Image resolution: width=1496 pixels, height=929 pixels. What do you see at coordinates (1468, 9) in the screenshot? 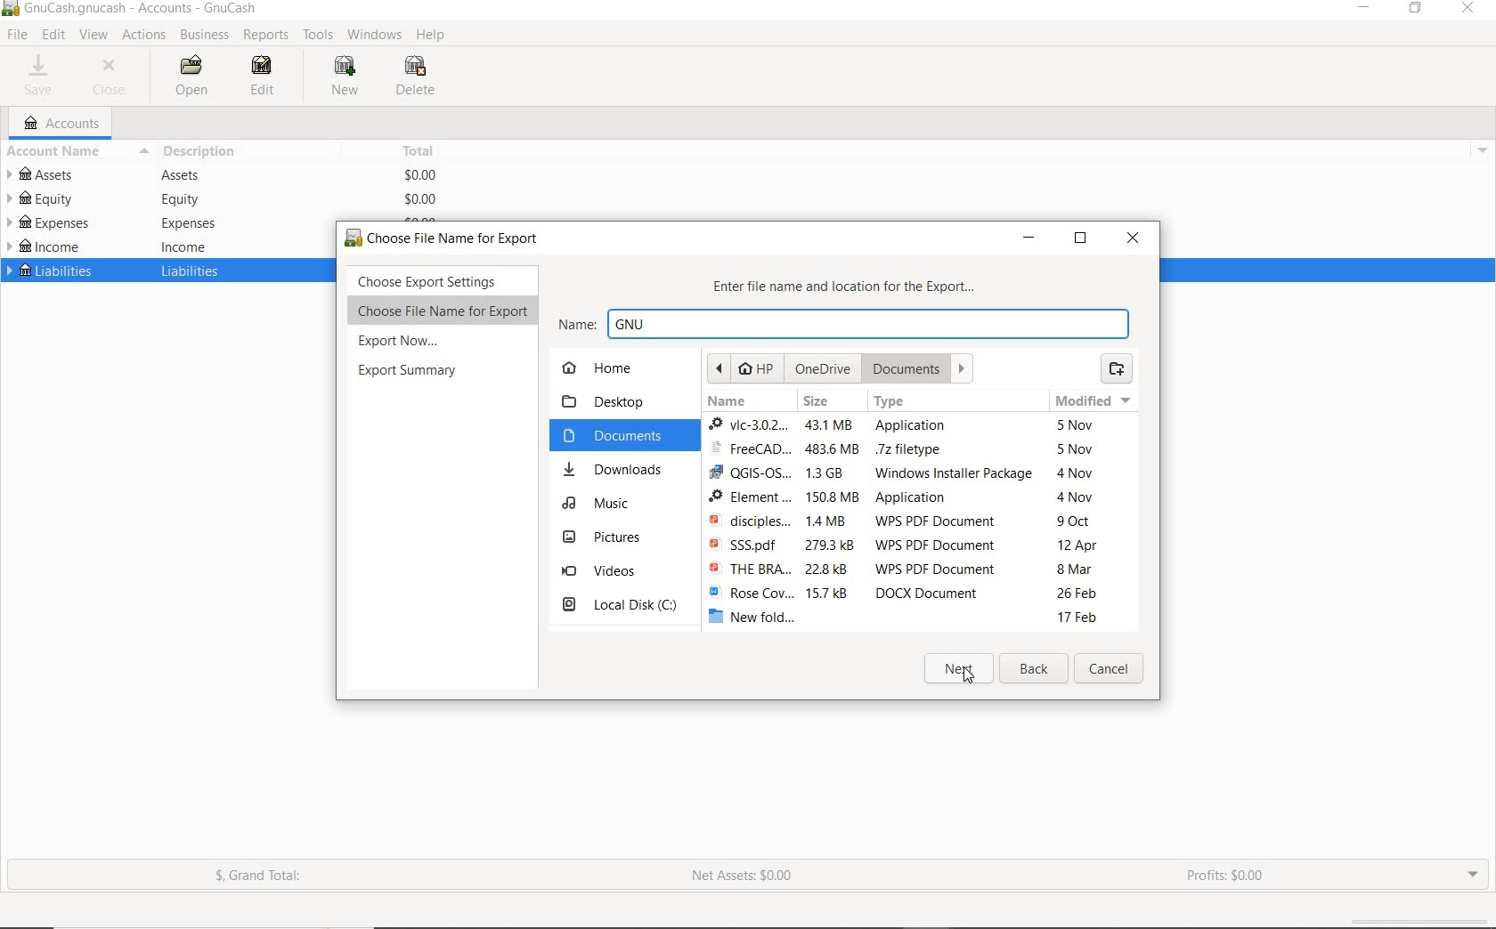
I see `CLOSE` at bounding box center [1468, 9].